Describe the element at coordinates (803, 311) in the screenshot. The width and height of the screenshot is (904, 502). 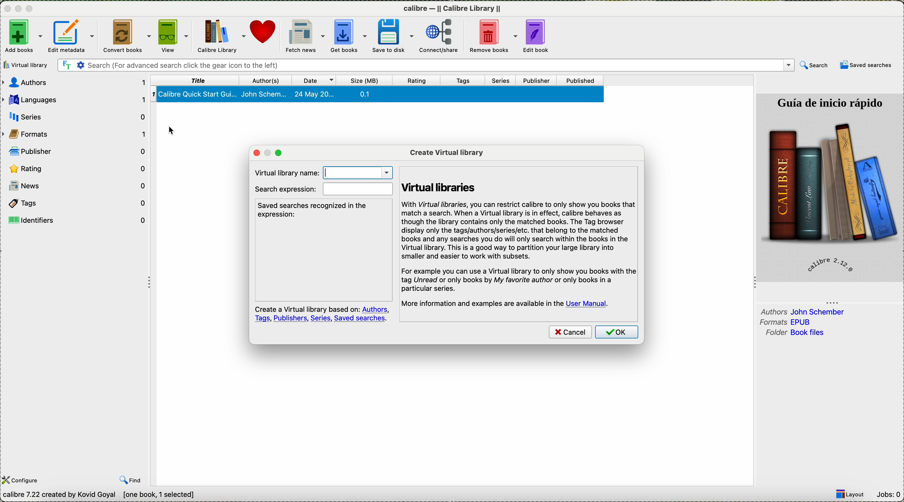
I see `authors` at that location.